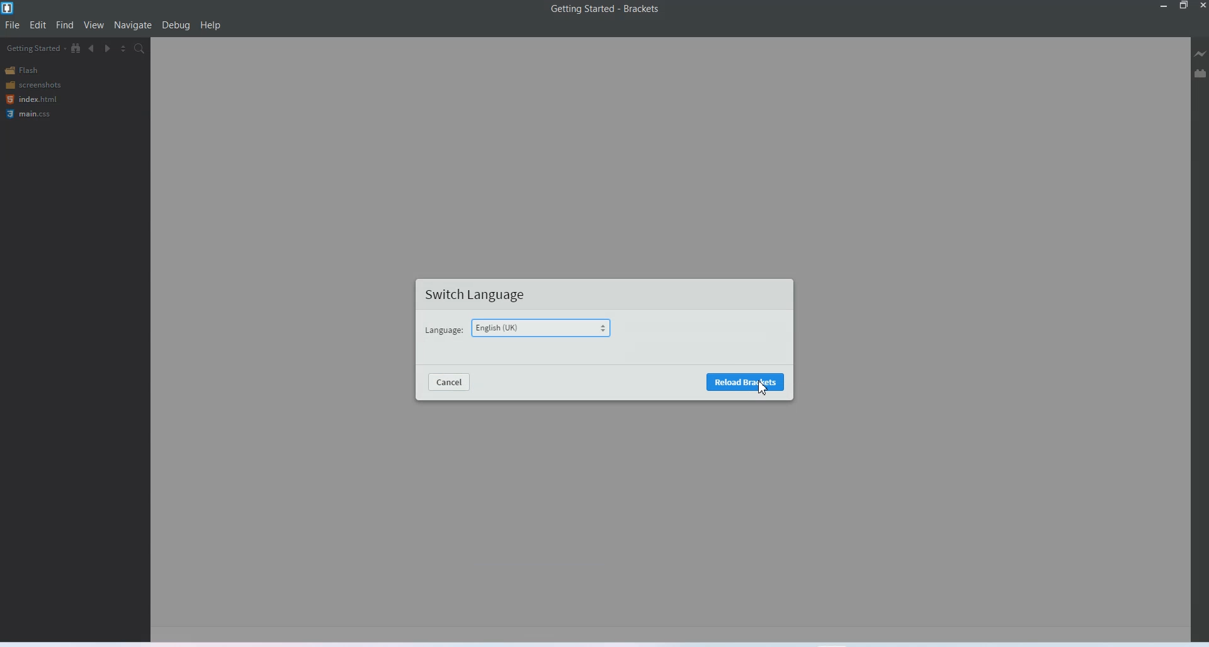  Describe the element at coordinates (763, 387) in the screenshot. I see `cursor` at that location.